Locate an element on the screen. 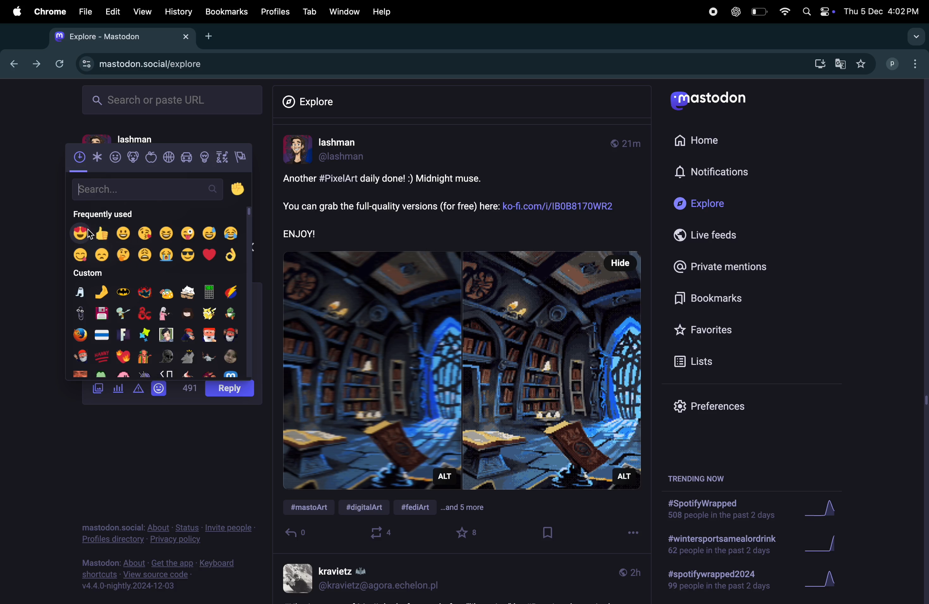 Image resolution: width=929 pixels, height=604 pixels. frequently used is located at coordinates (109, 215).